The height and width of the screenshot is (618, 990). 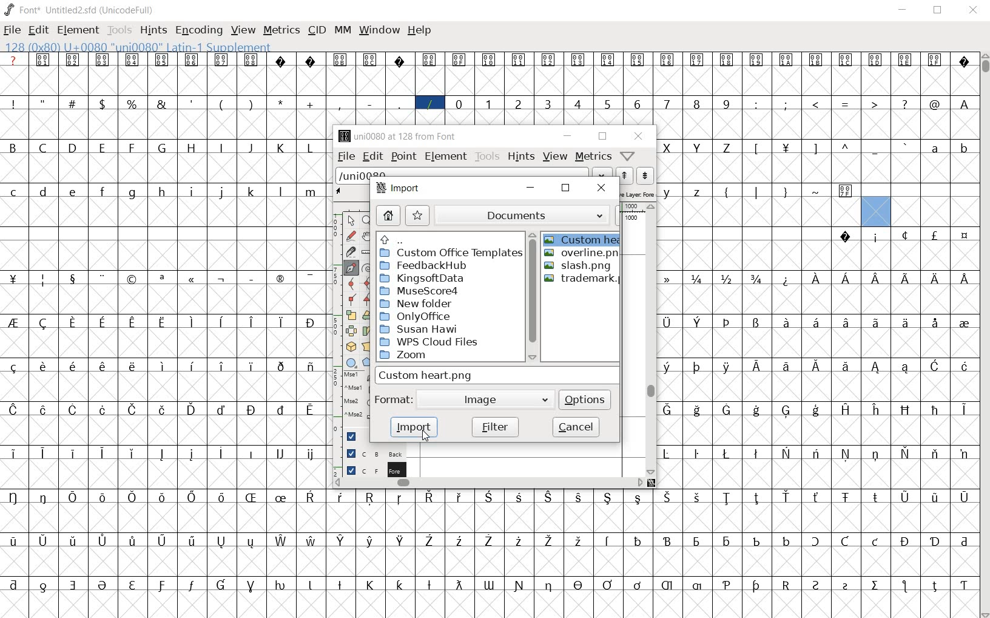 I want to click on glyph, so click(x=102, y=323).